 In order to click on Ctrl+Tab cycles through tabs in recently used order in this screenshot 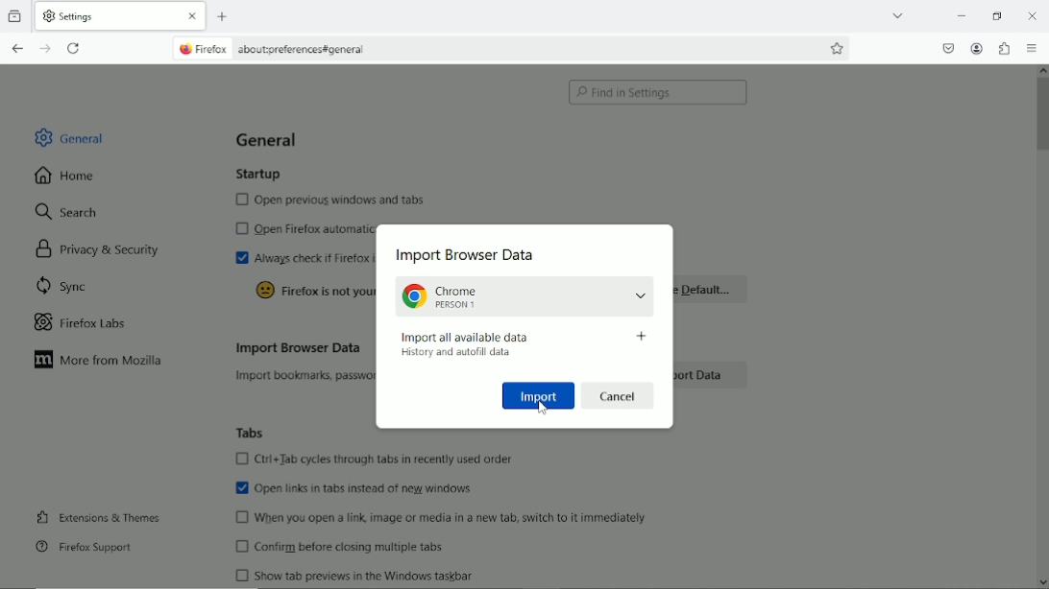, I will do `click(374, 459)`.